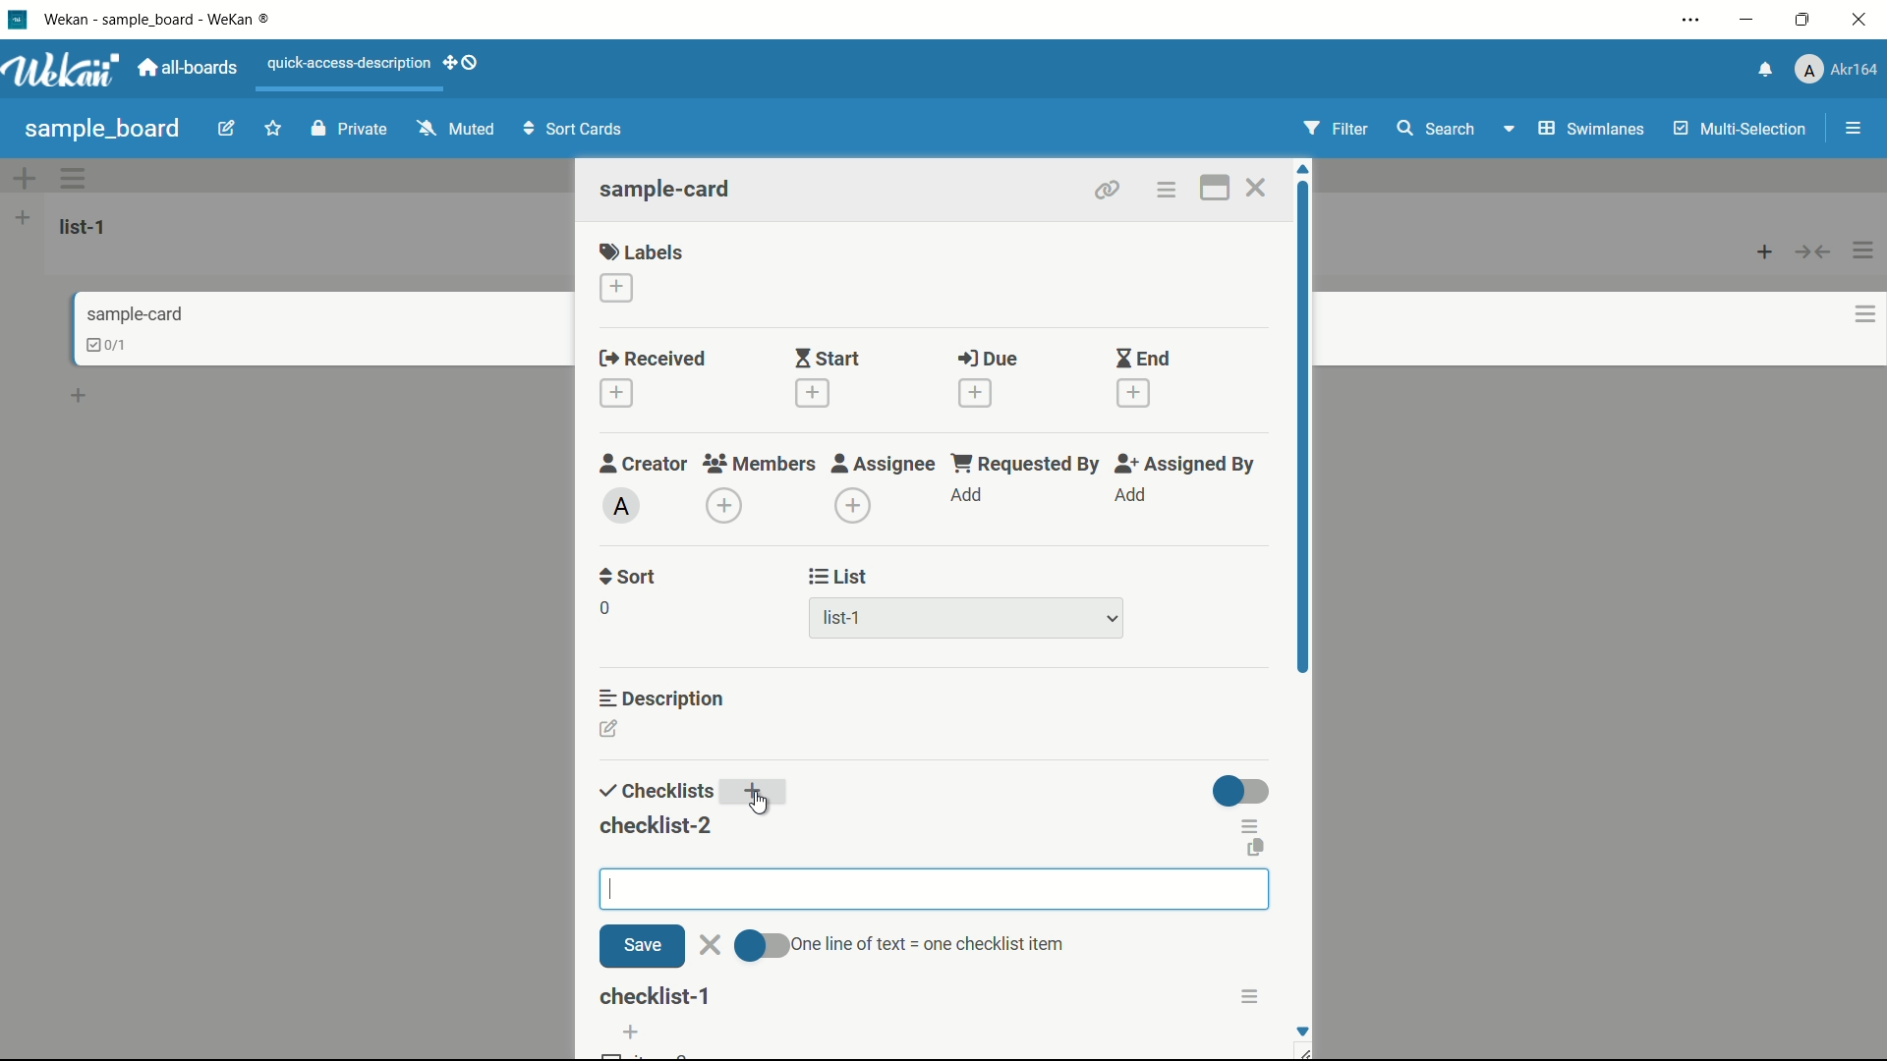  I want to click on add date, so click(974, 393).